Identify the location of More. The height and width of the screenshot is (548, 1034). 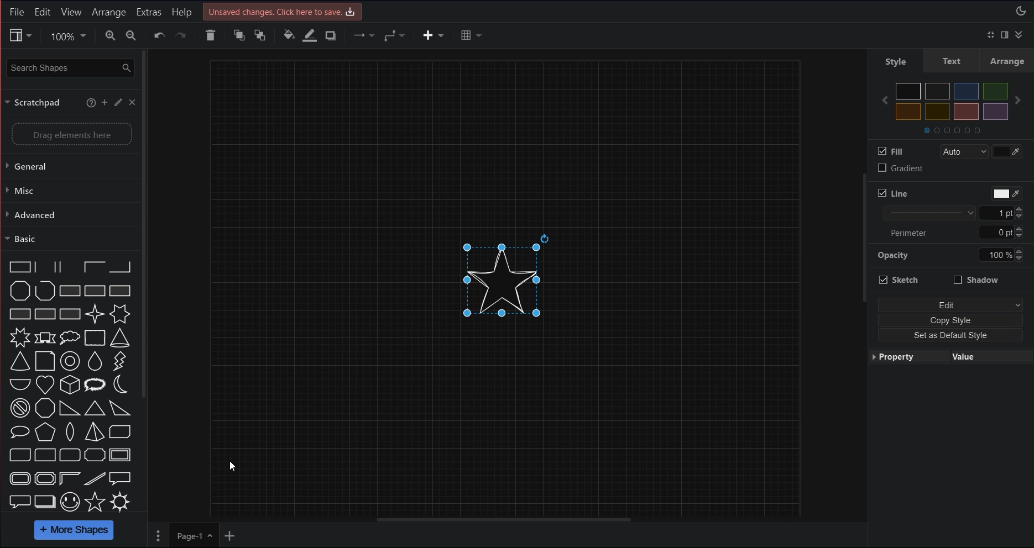
(159, 536).